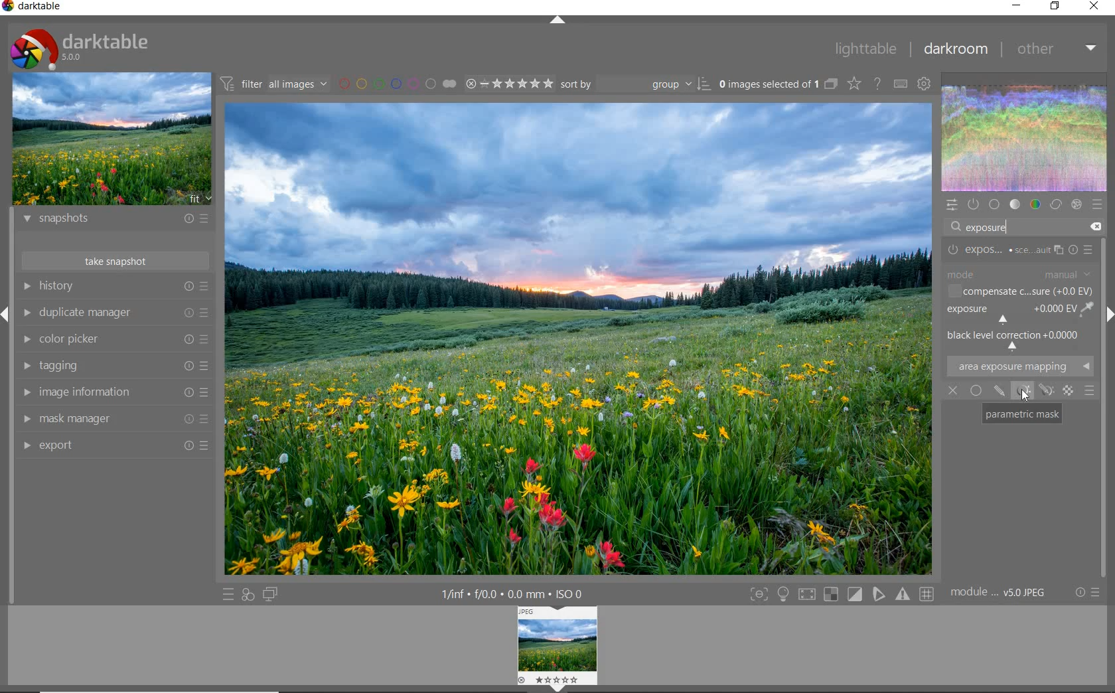  I want to click on color, so click(1036, 203).